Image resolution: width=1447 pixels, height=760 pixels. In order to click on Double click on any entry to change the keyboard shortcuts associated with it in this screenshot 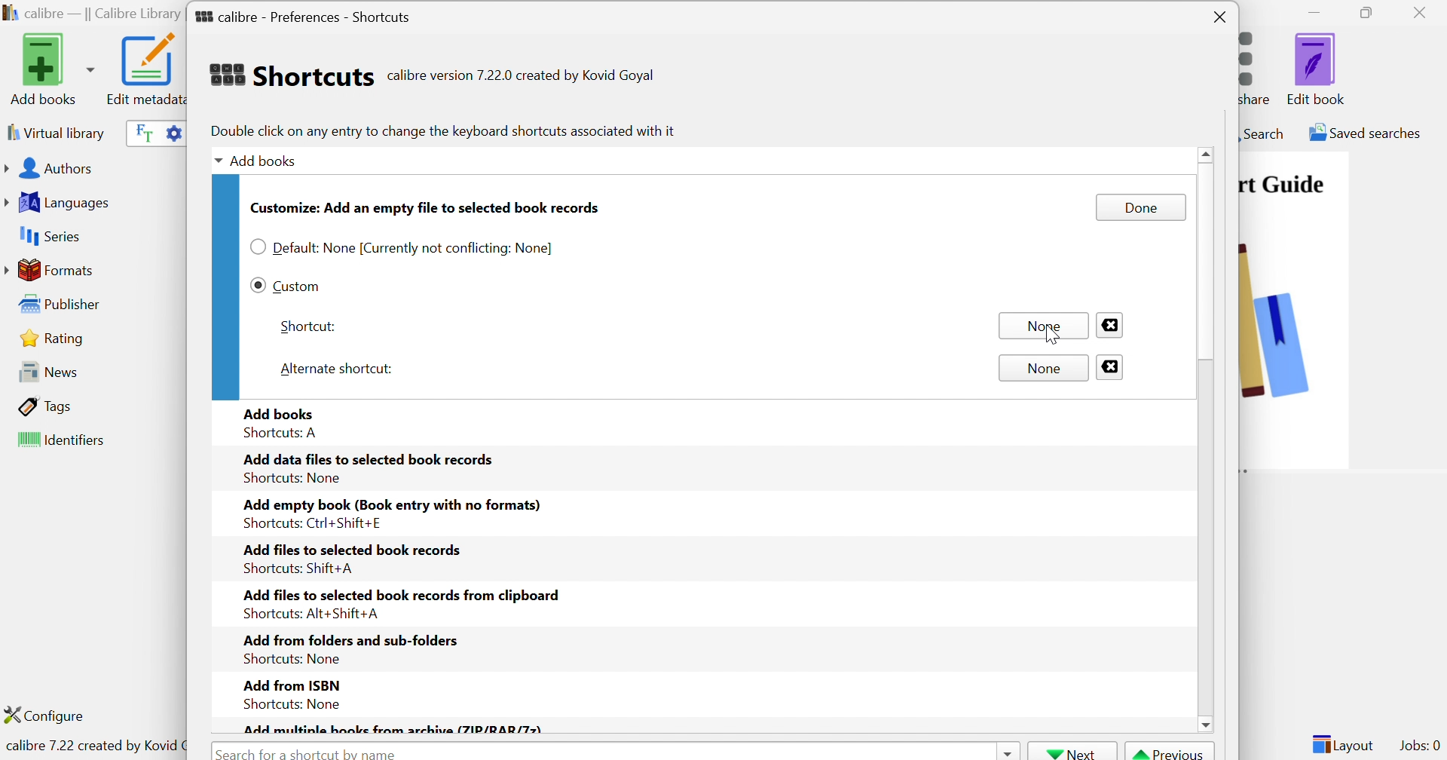, I will do `click(442, 130)`.